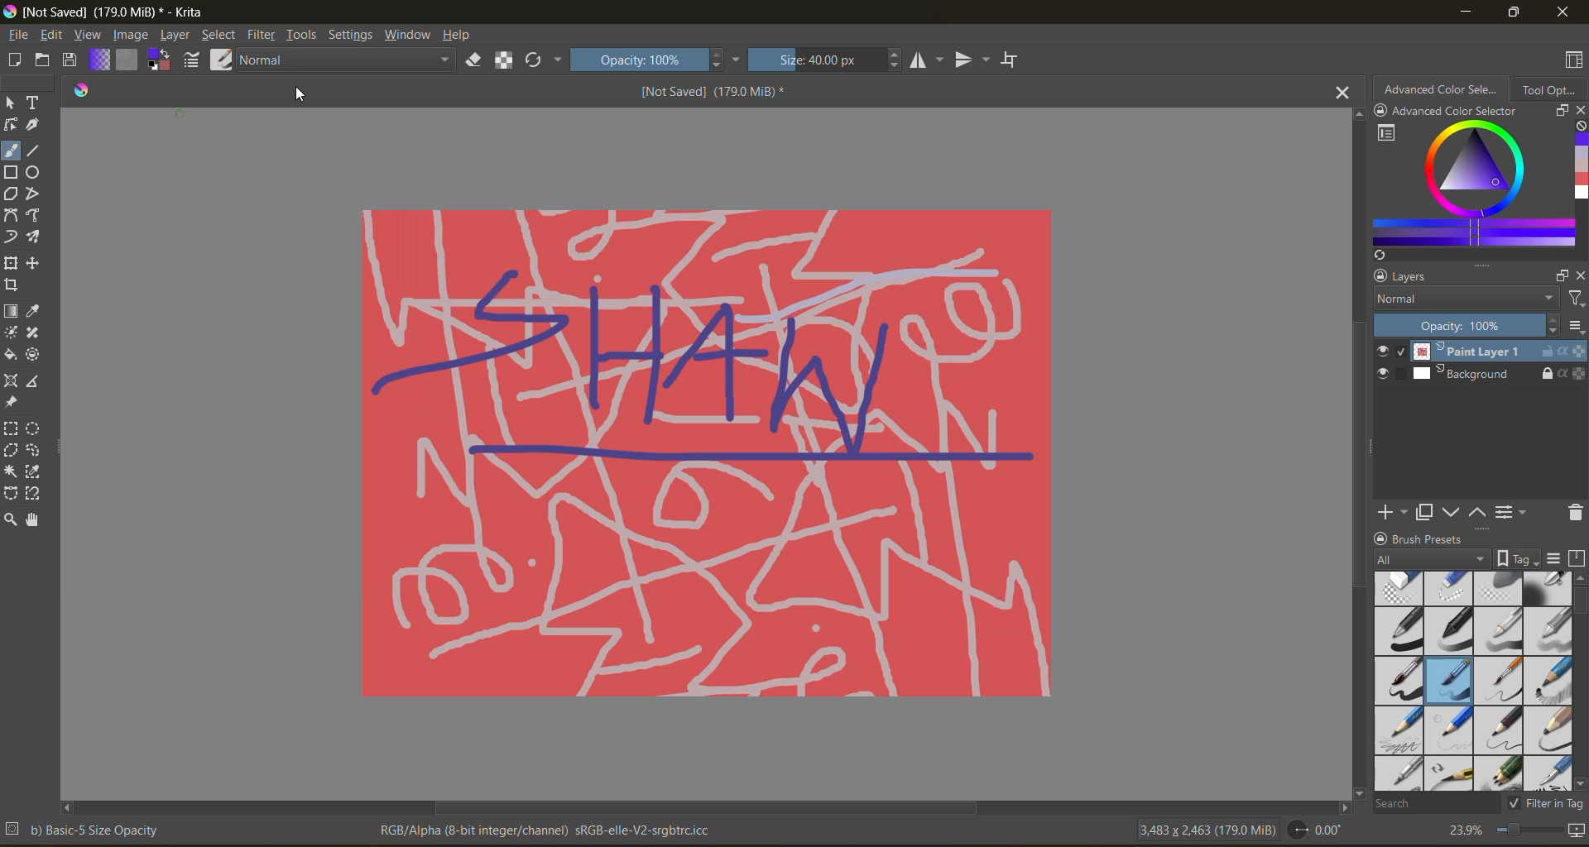  What do you see at coordinates (301, 35) in the screenshot?
I see `tools` at bounding box center [301, 35].